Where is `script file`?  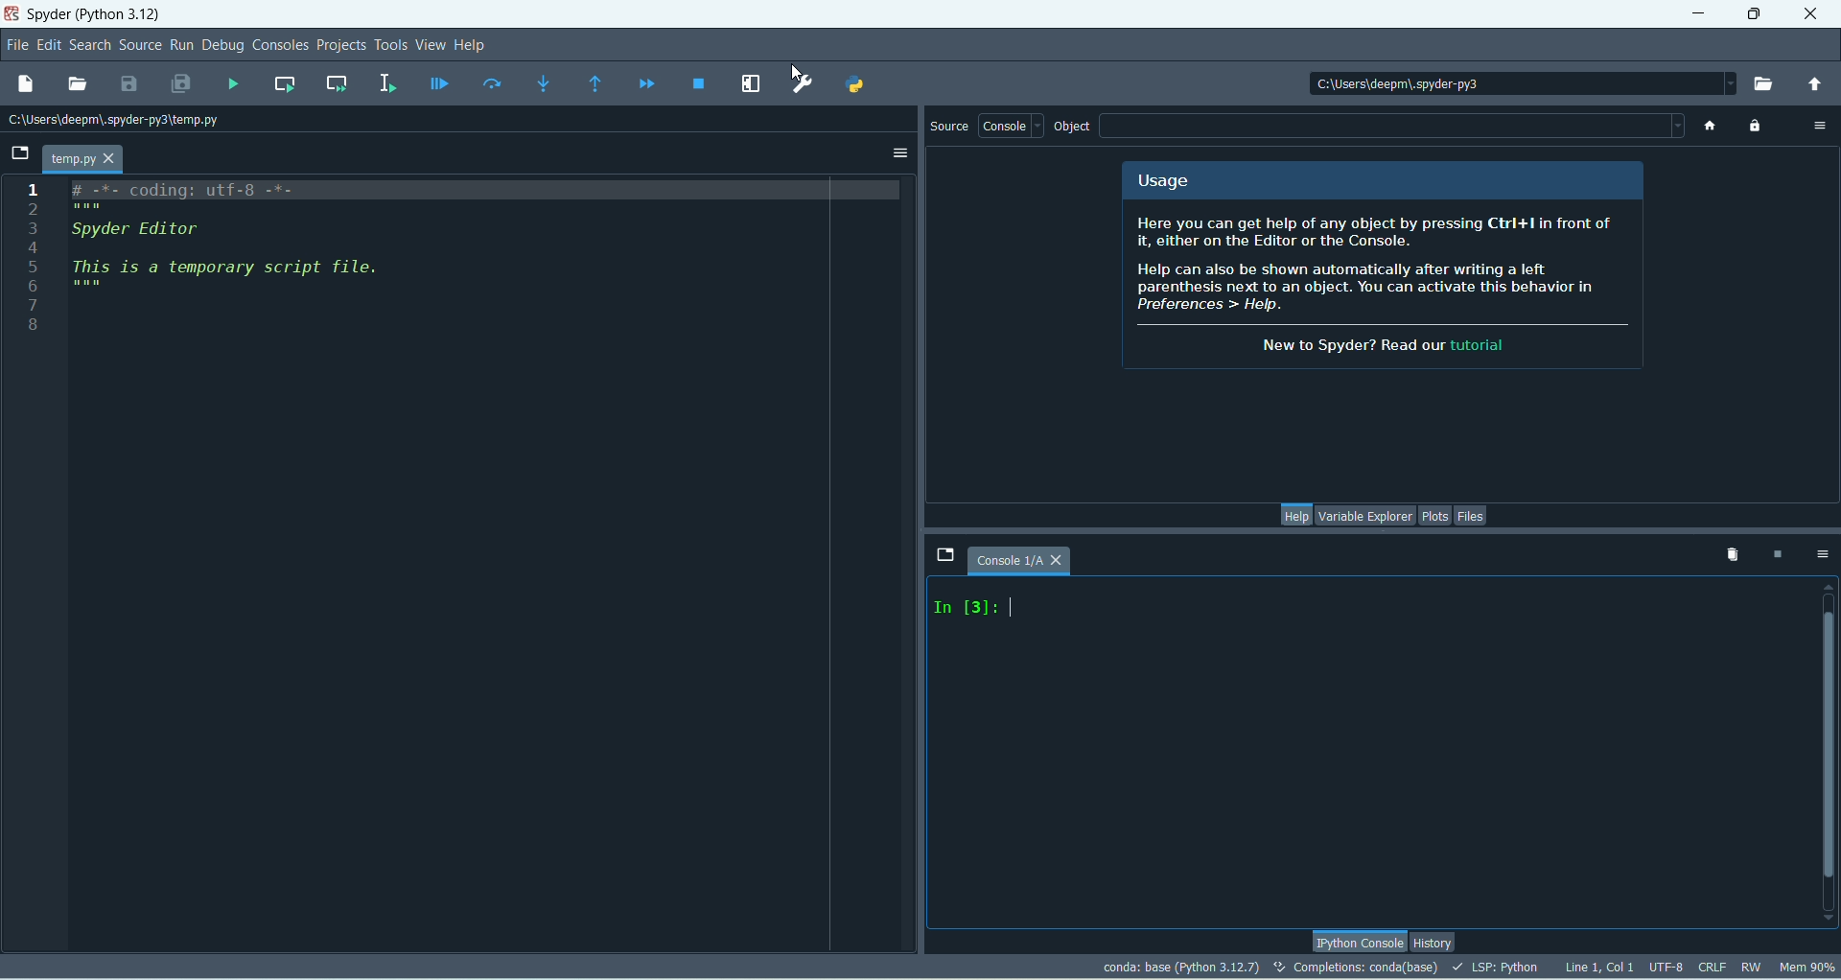 script file is located at coordinates (276, 252).